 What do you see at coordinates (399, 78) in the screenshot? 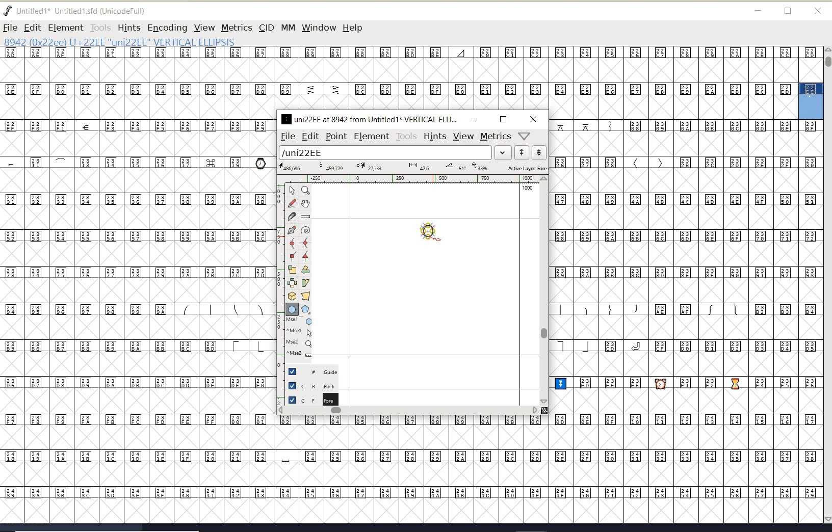
I see `GLYPHY CHARACTERS & NUMBERS` at bounding box center [399, 78].